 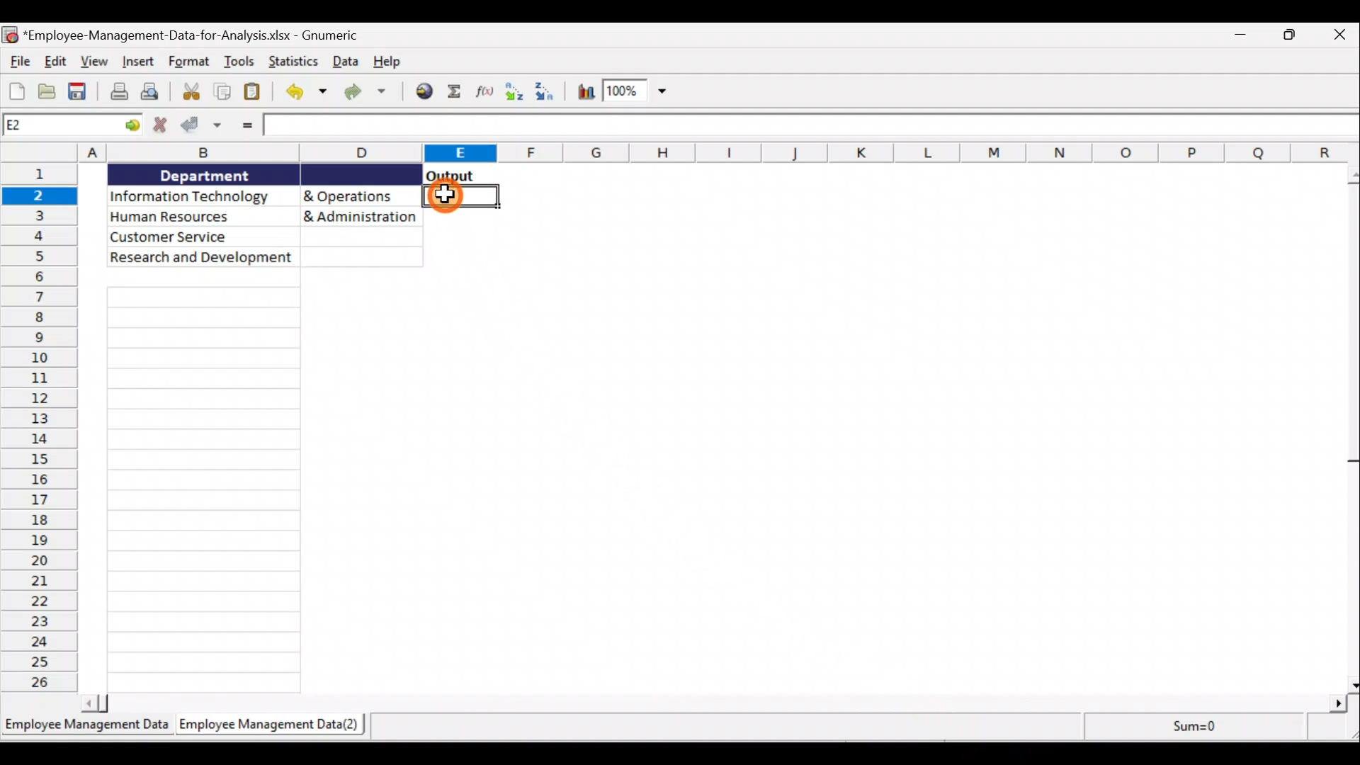 I want to click on Edit, so click(x=57, y=62).